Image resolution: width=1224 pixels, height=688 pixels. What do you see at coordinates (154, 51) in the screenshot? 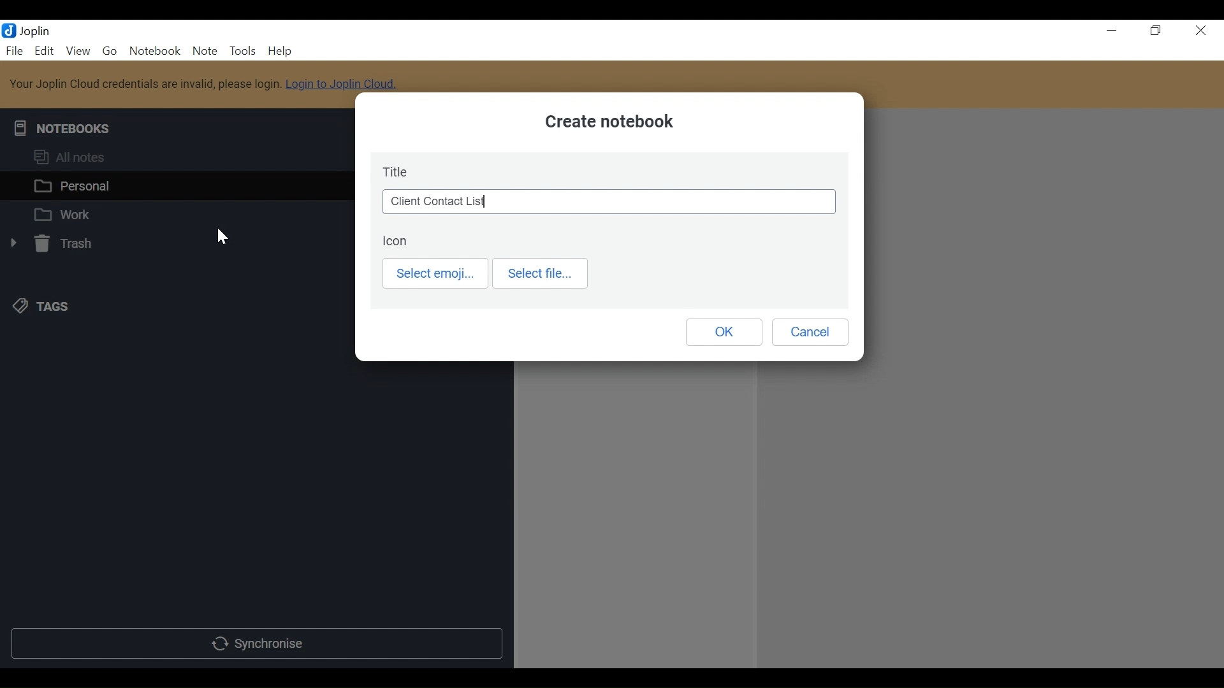
I see `Notebook` at bounding box center [154, 51].